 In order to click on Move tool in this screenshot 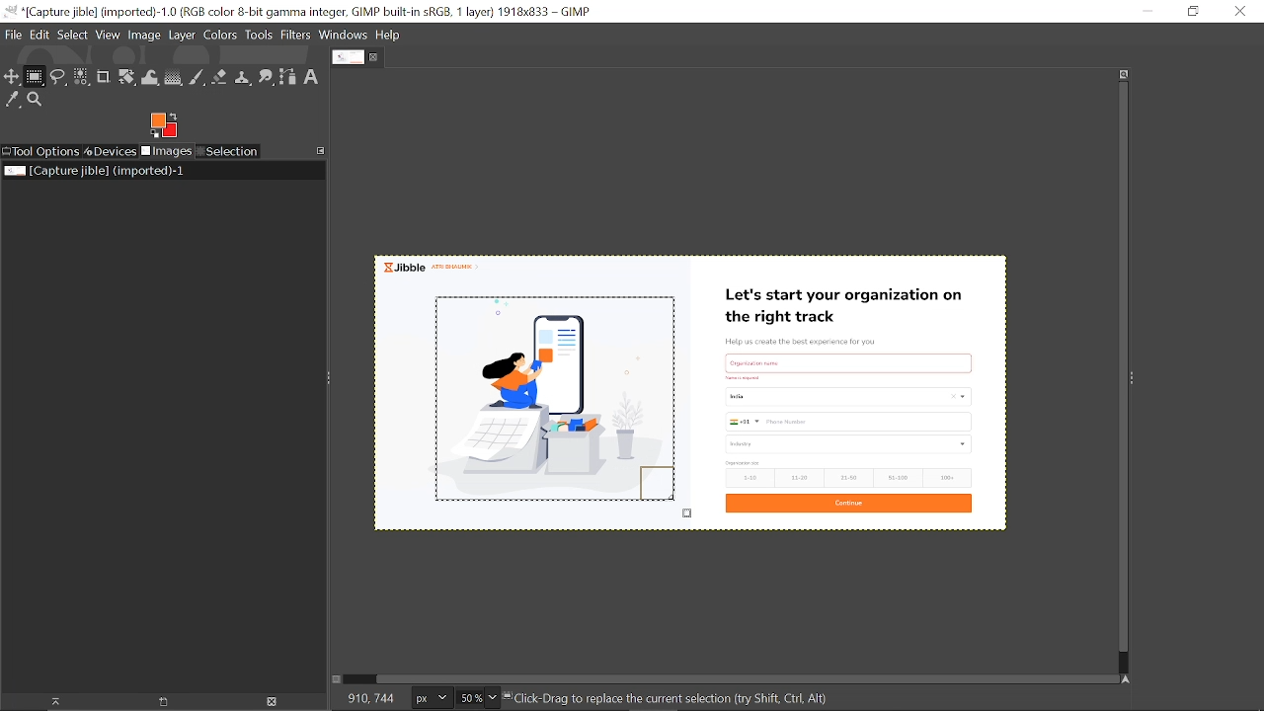, I will do `click(13, 78)`.